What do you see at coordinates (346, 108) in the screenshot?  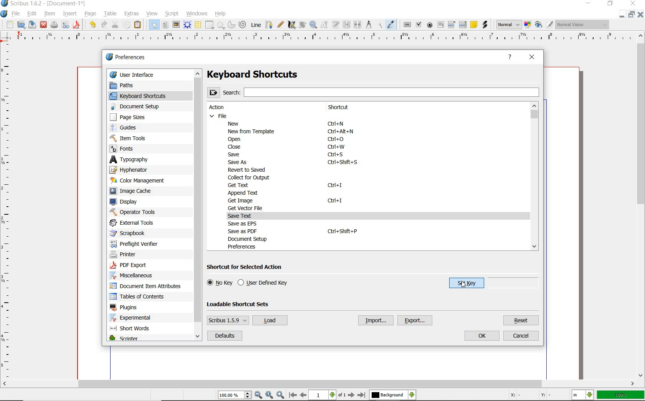 I see `shortcut` at bounding box center [346, 108].